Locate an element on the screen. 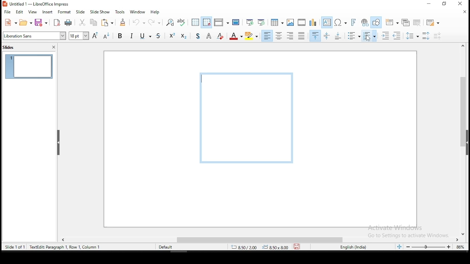 This screenshot has height=264, width=470. file is located at coordinates (7, 11).